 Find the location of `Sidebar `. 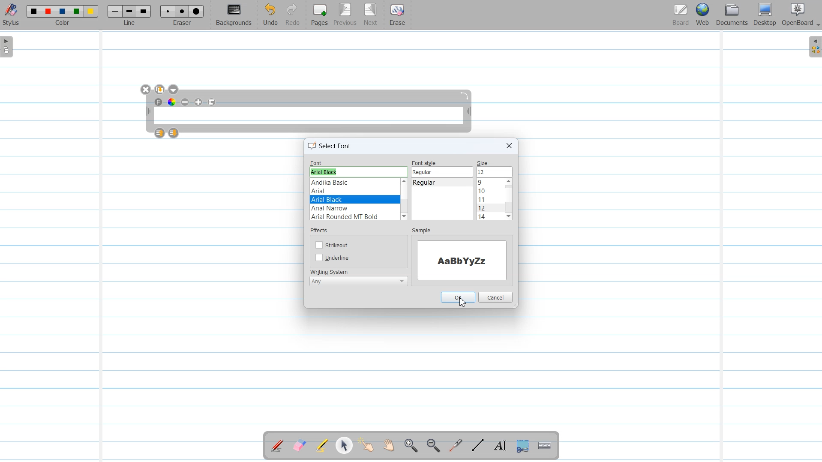

Sidebar  is located at coordinates (813, 47).